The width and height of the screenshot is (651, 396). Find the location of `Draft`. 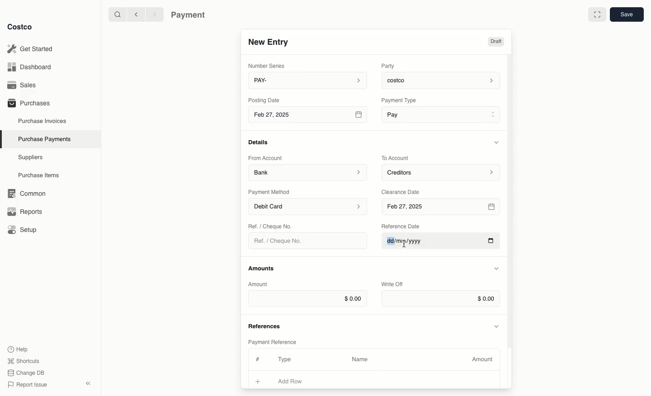

Draft is located at coordinates (495, 42).